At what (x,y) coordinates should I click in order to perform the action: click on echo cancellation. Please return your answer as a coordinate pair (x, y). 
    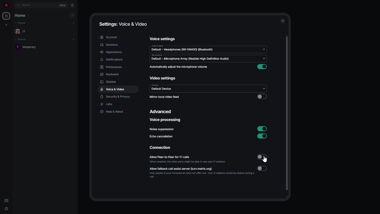
    Looking at the image, I should click on (161, 137).